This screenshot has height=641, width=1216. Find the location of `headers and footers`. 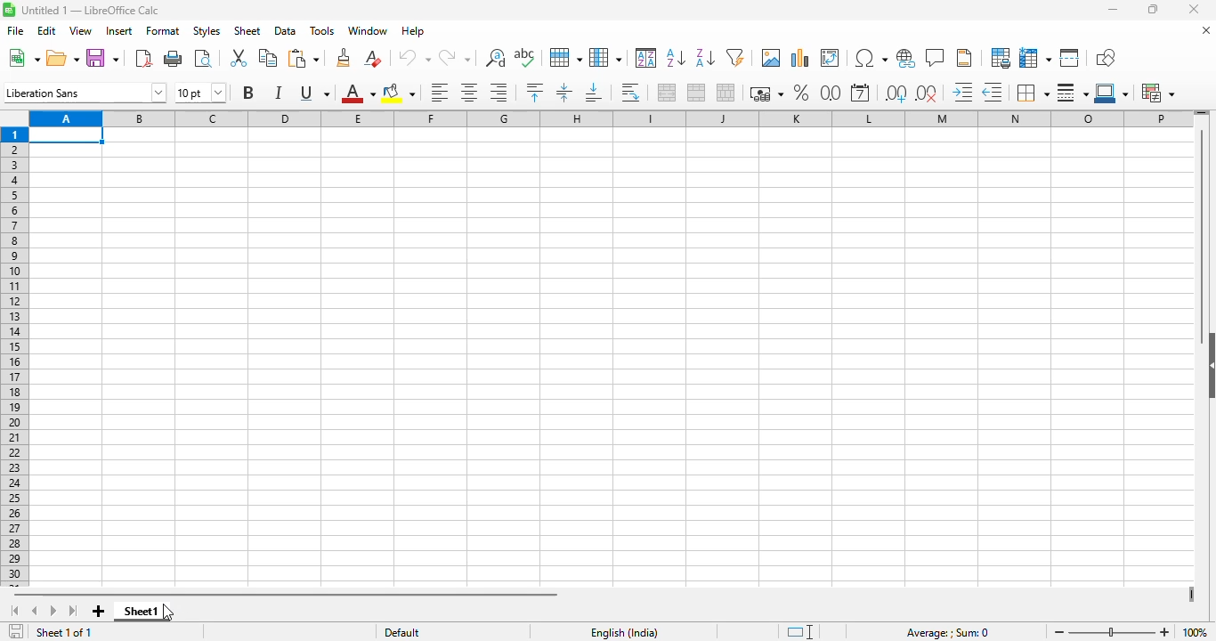

headers and footers is located at coordinates (966, 58).